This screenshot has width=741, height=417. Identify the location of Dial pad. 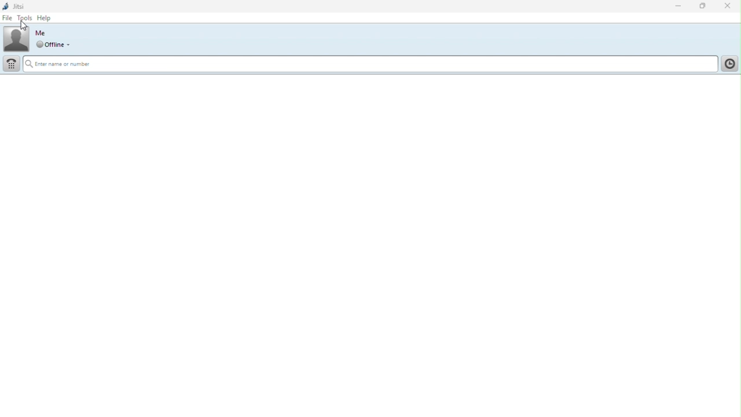
(10, 65).